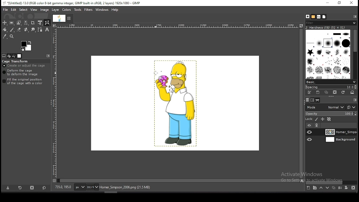  Describe the element at coordinates (353, 188) in the screenshot. I see `delete layer` at that location.